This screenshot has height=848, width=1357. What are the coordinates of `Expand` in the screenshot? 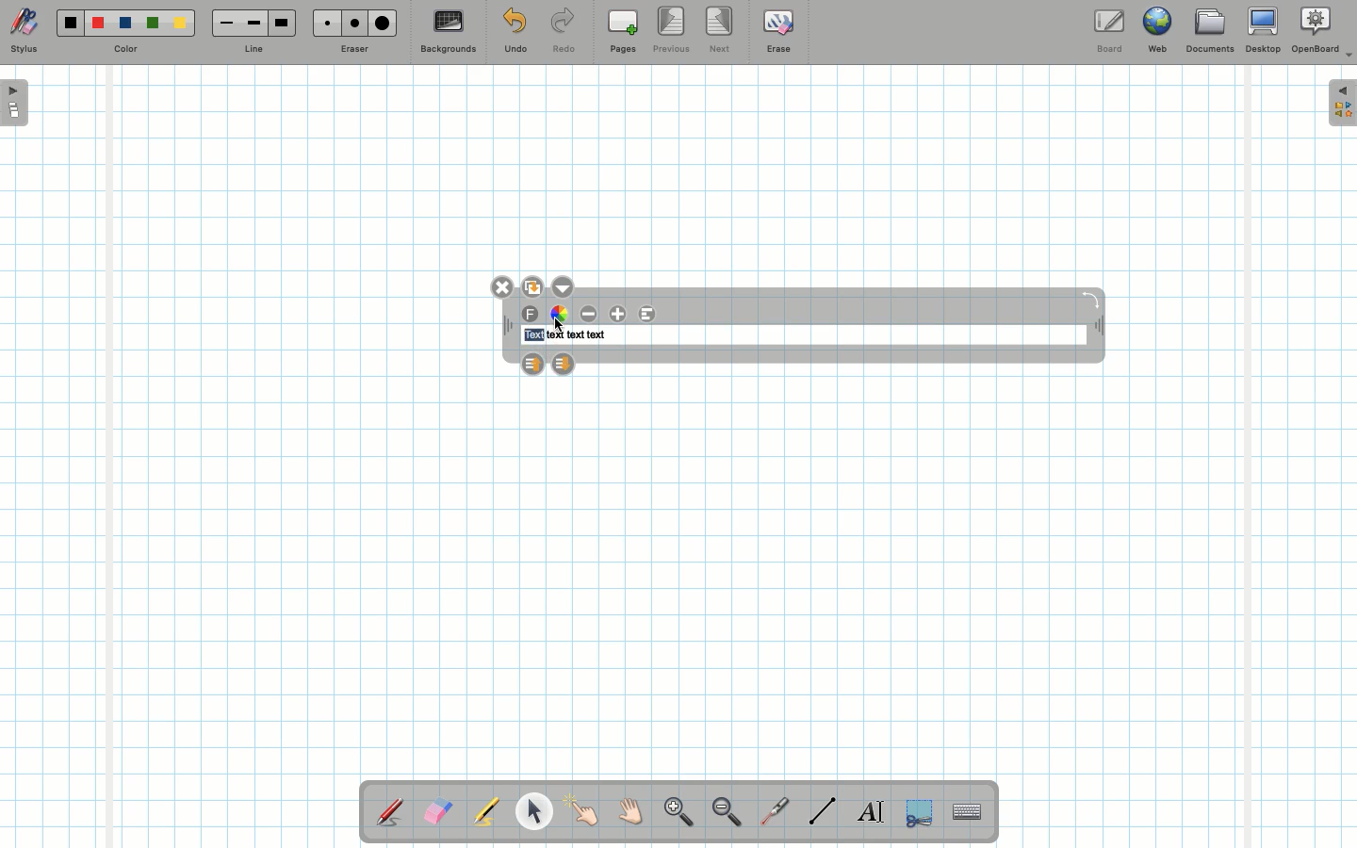 It's located at (1342, 103).